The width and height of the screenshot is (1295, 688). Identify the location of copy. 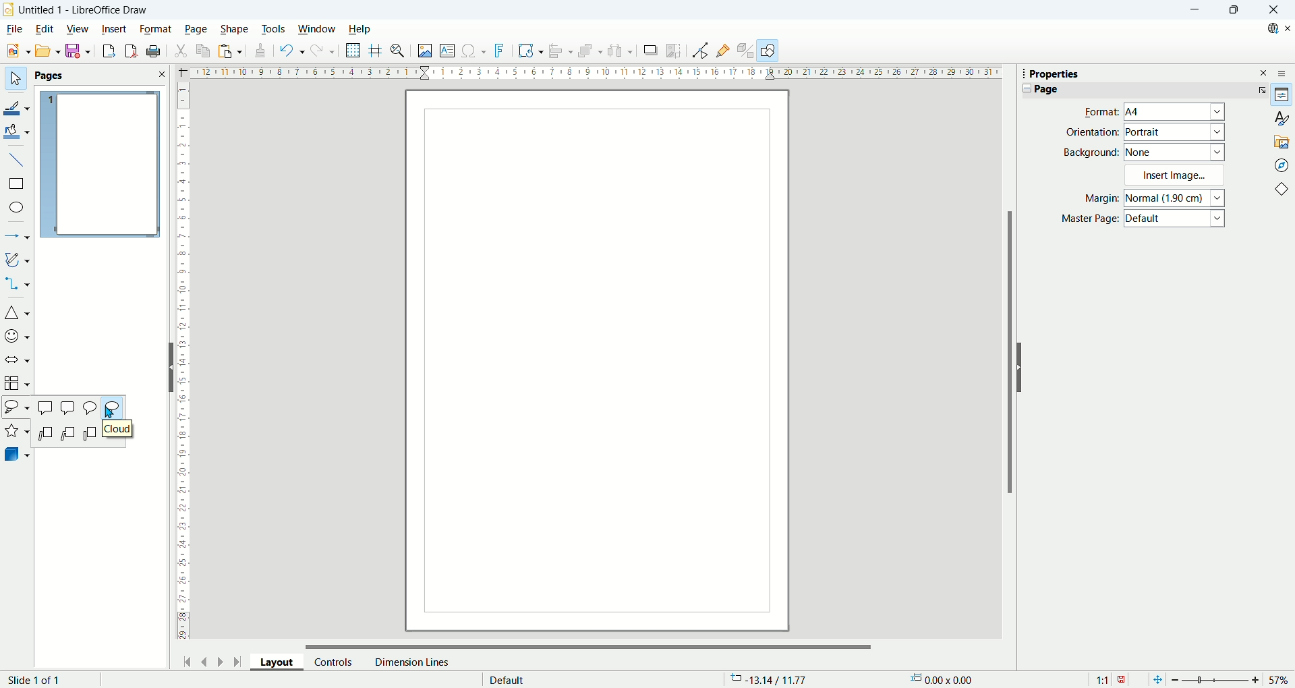
(204, 51).